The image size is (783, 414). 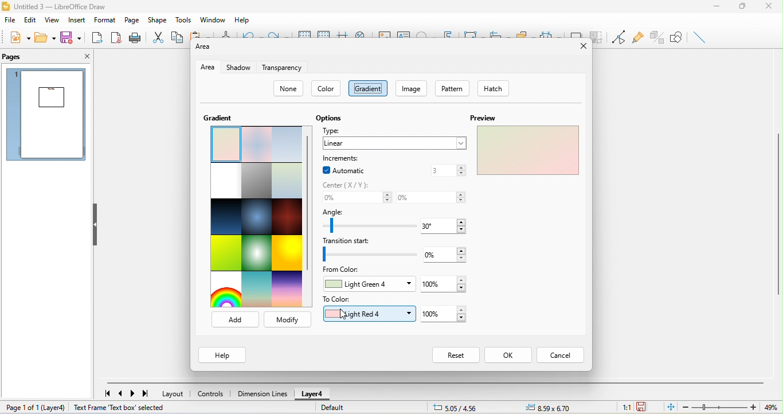 I want to click on reset, so click(x=455, y=354).